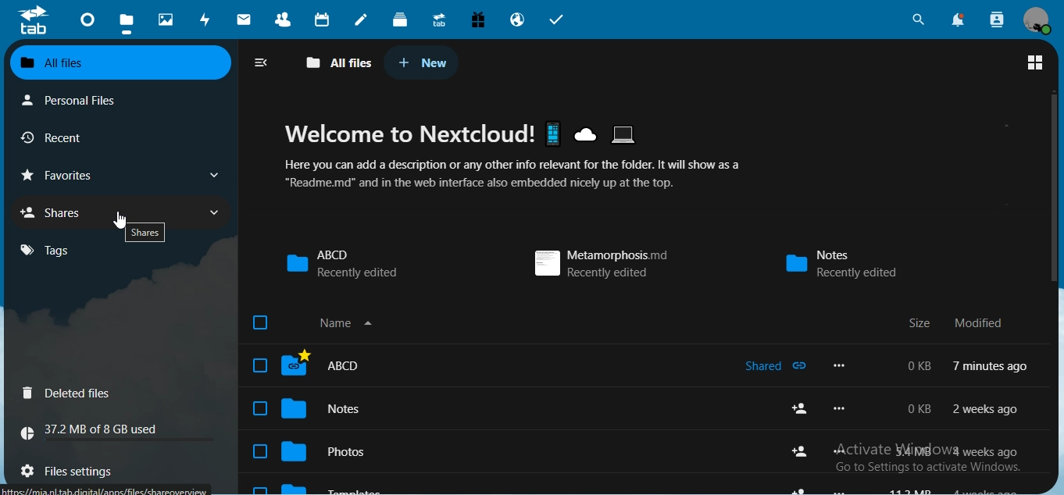 The width and height of the screenshot is (1064, 495). Describe the element at coordinates (800, 408) in the screenshot. I see `share` at that location.